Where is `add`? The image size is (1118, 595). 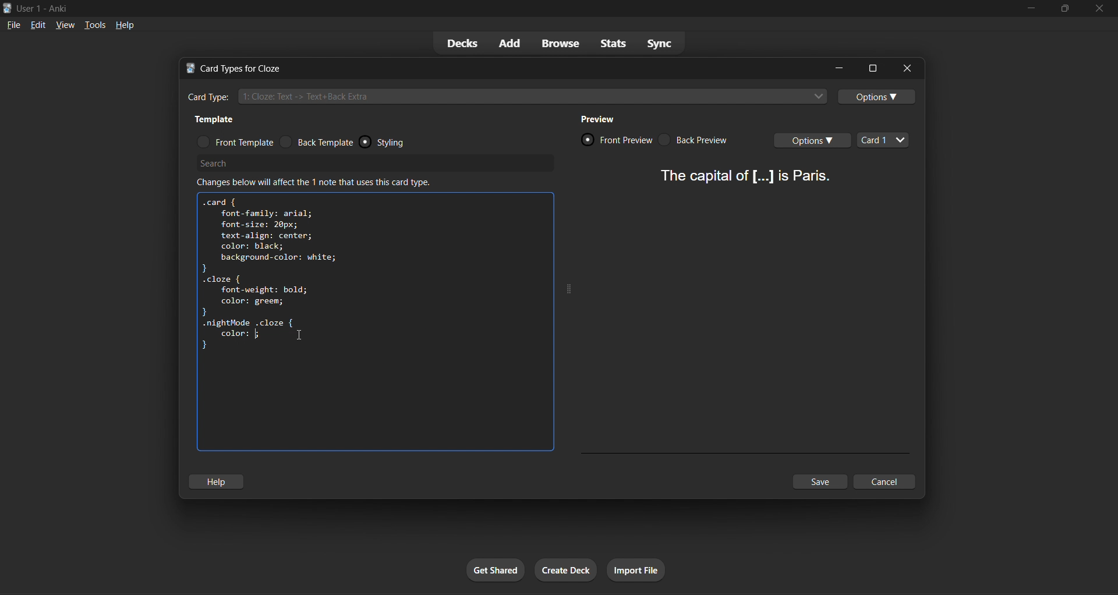
add is located at coordinates (510, 42).